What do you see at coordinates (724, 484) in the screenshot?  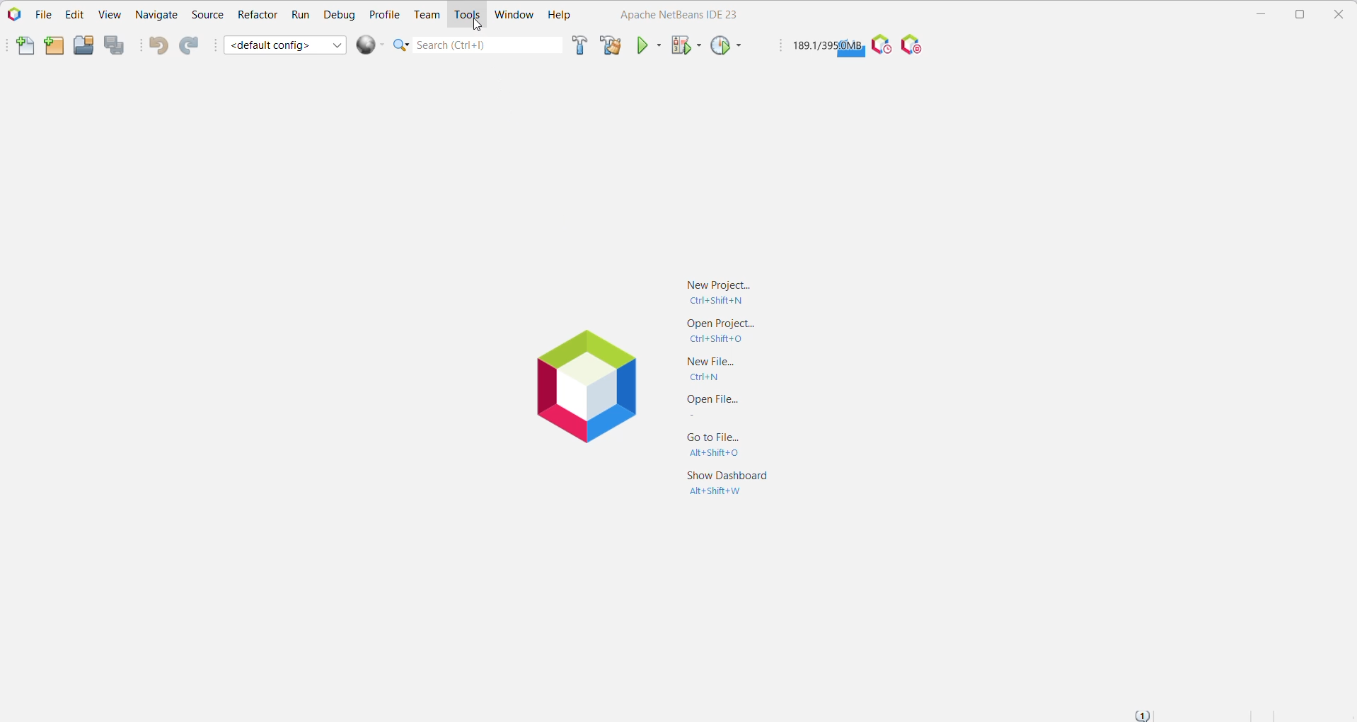 I see `Show Dashboard` at bounding box center [724, 484].